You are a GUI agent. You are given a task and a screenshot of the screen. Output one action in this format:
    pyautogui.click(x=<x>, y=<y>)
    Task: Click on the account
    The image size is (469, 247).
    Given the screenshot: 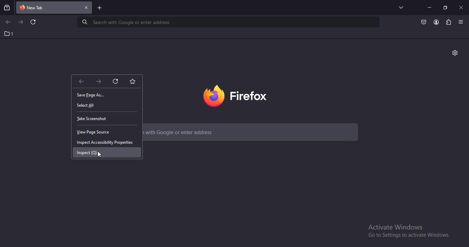 What is the action you would take?
    pyautogui.click(x=436, y=22)
    